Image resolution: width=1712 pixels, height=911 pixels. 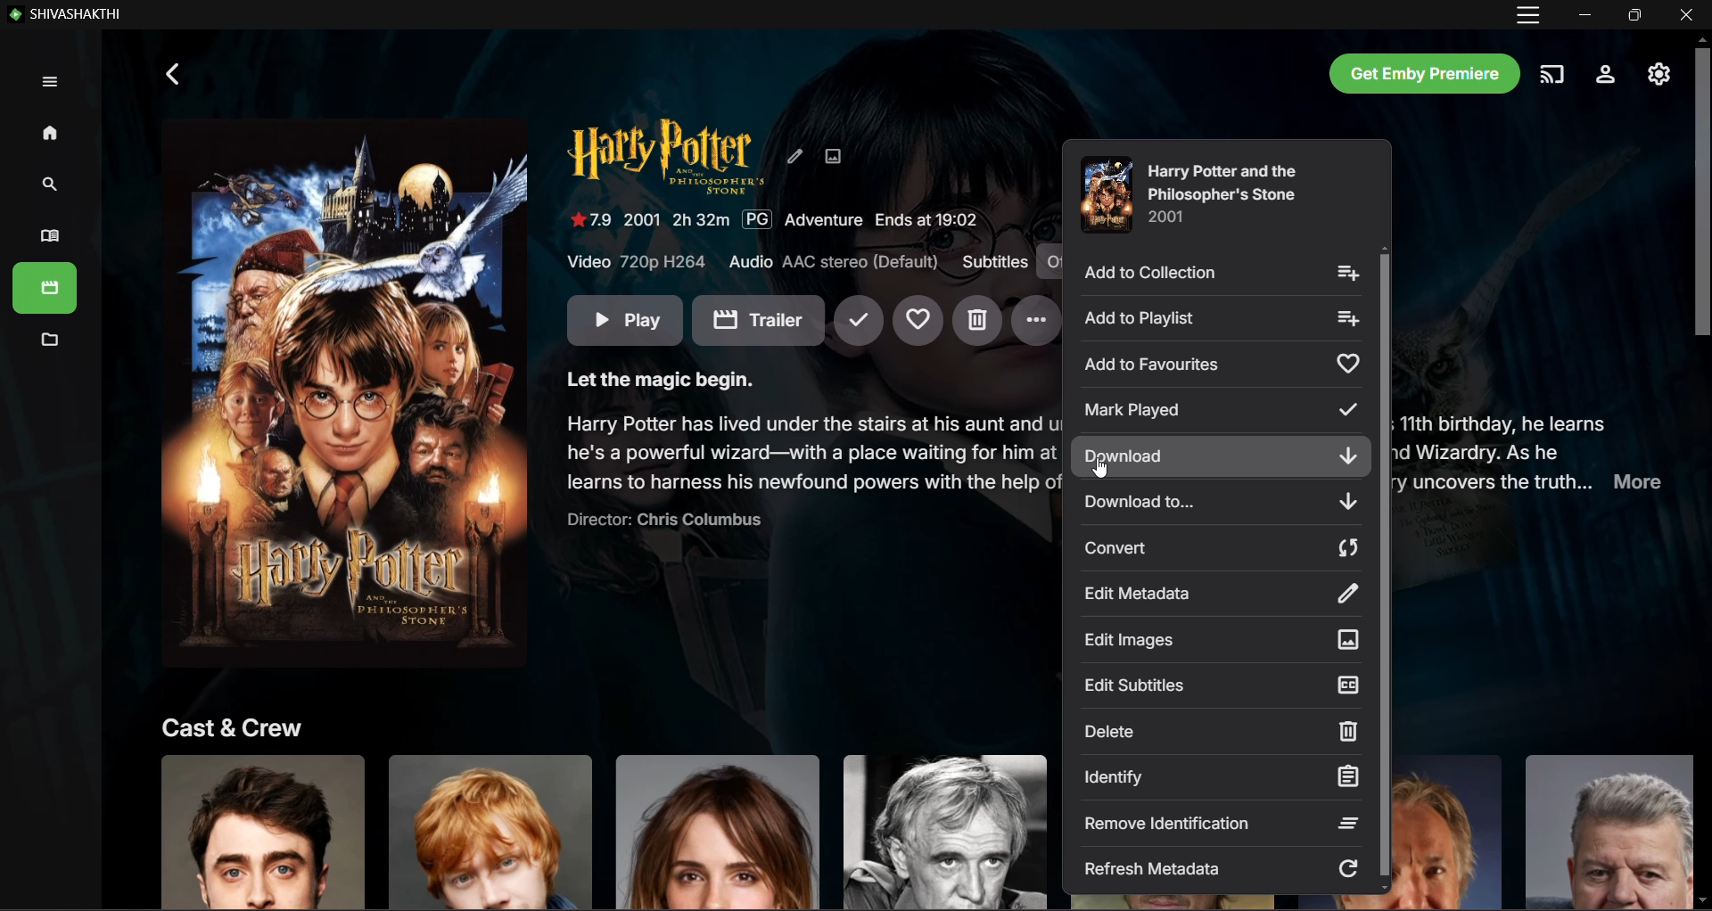 What do you see at coordinates (943, 831) in the screenshot?
I see `Click to know more about actor` at bounding box center [943, 831].